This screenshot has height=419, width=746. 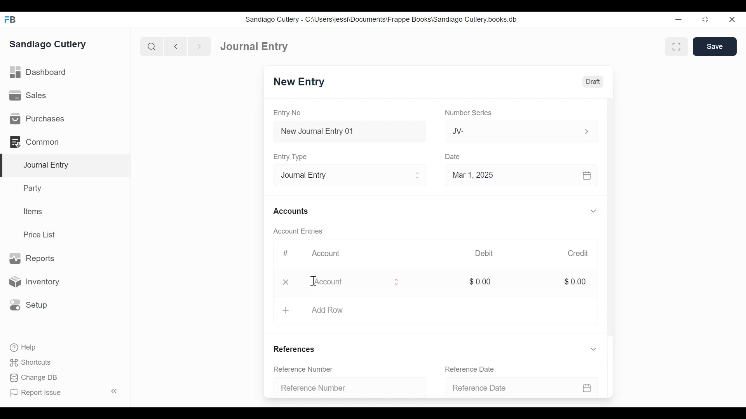 I want to click on Help, so click(x=19, y=348).